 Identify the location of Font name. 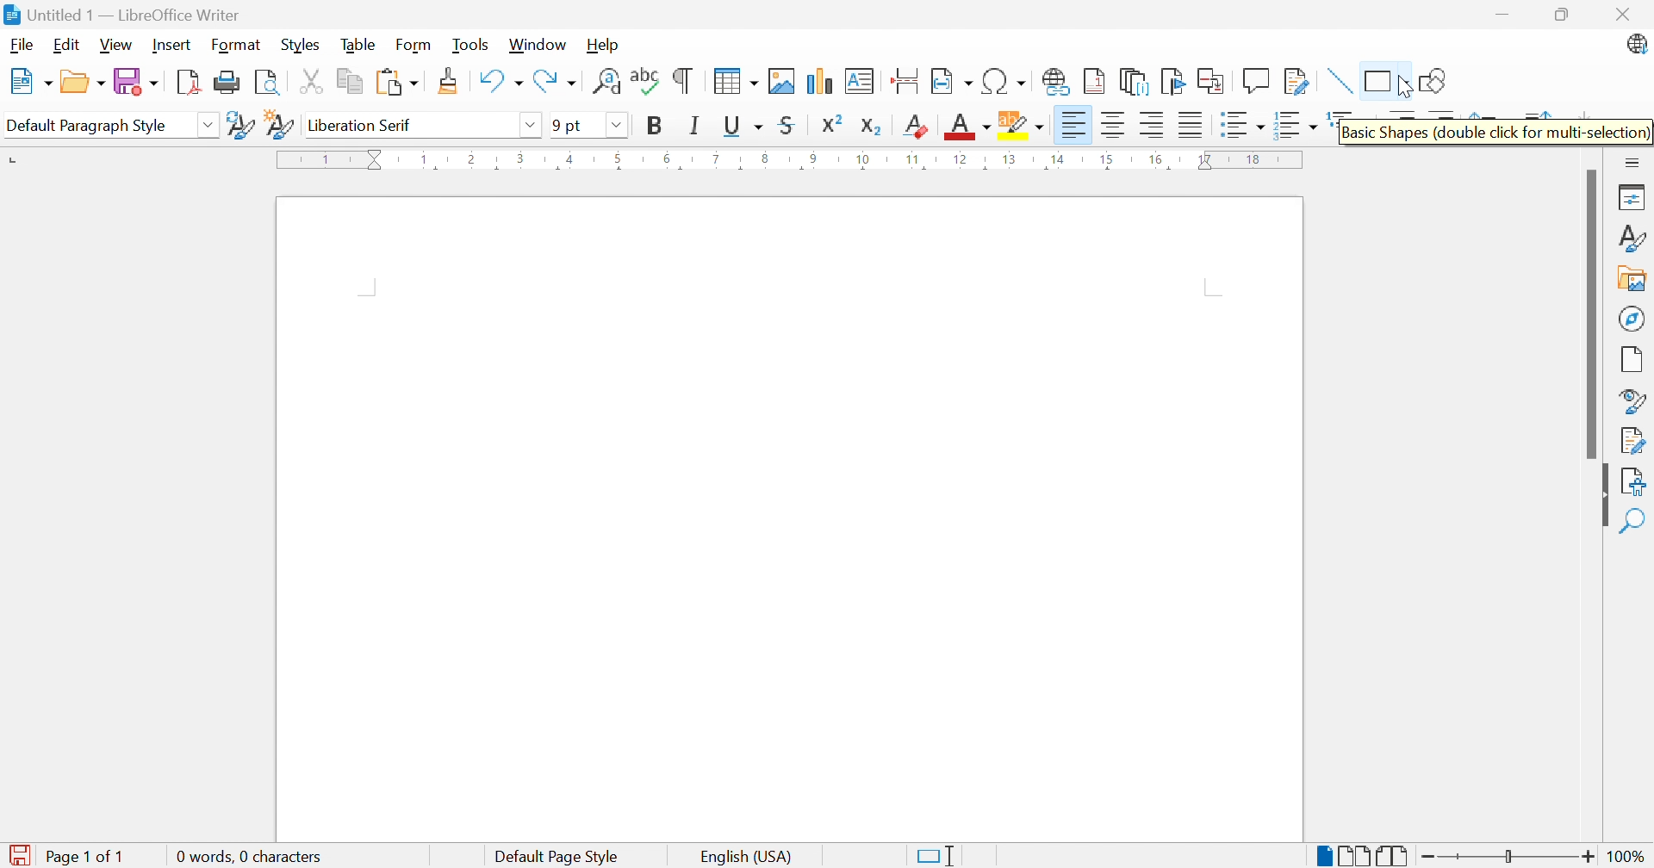
(407, 125).